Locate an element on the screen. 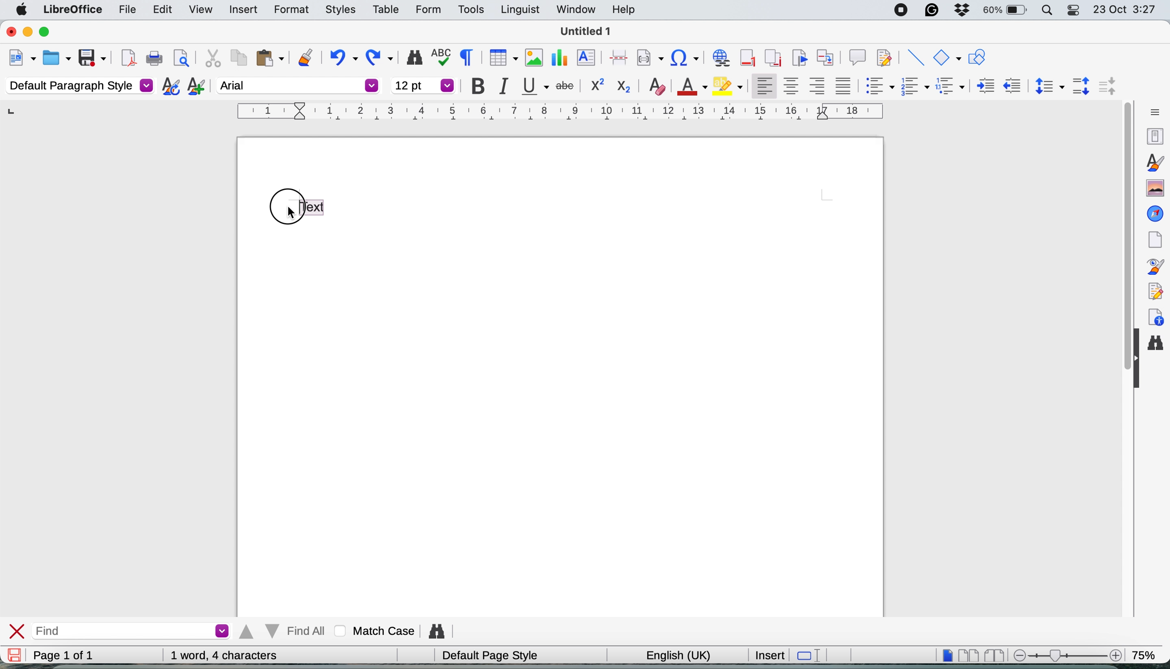  vertical scroll bar is located at coordinates (1123, 213).